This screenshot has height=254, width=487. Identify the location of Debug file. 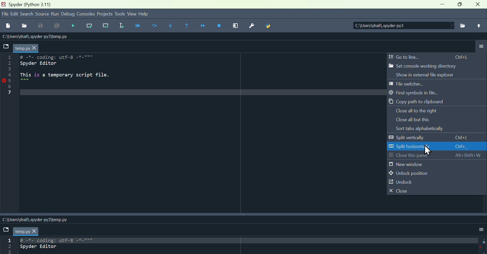
(74, 26).